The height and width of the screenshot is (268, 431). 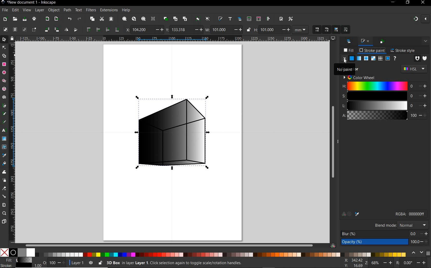 What do you see at coordinates (102, 19) in the screenshot?
I see `CUT` at bounding box center [102, 19].